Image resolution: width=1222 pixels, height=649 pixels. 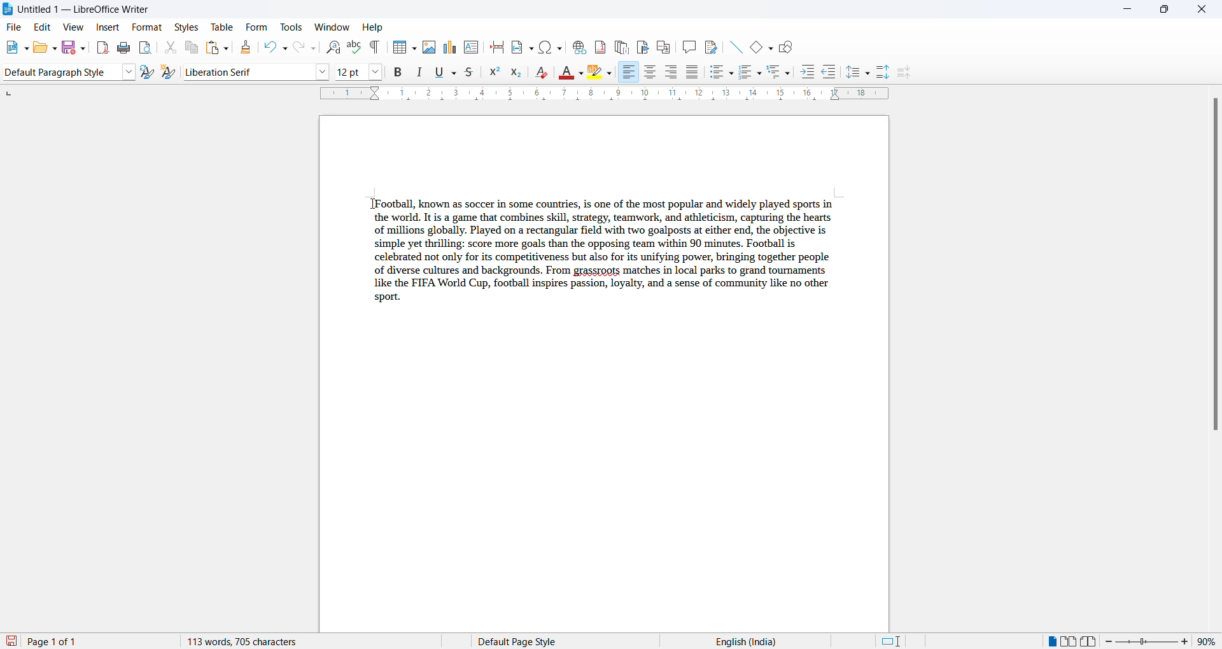 What do you see at coordinates (274, 641) in the screenshot?
I see `word and character count` at bounding box center [274, 641].